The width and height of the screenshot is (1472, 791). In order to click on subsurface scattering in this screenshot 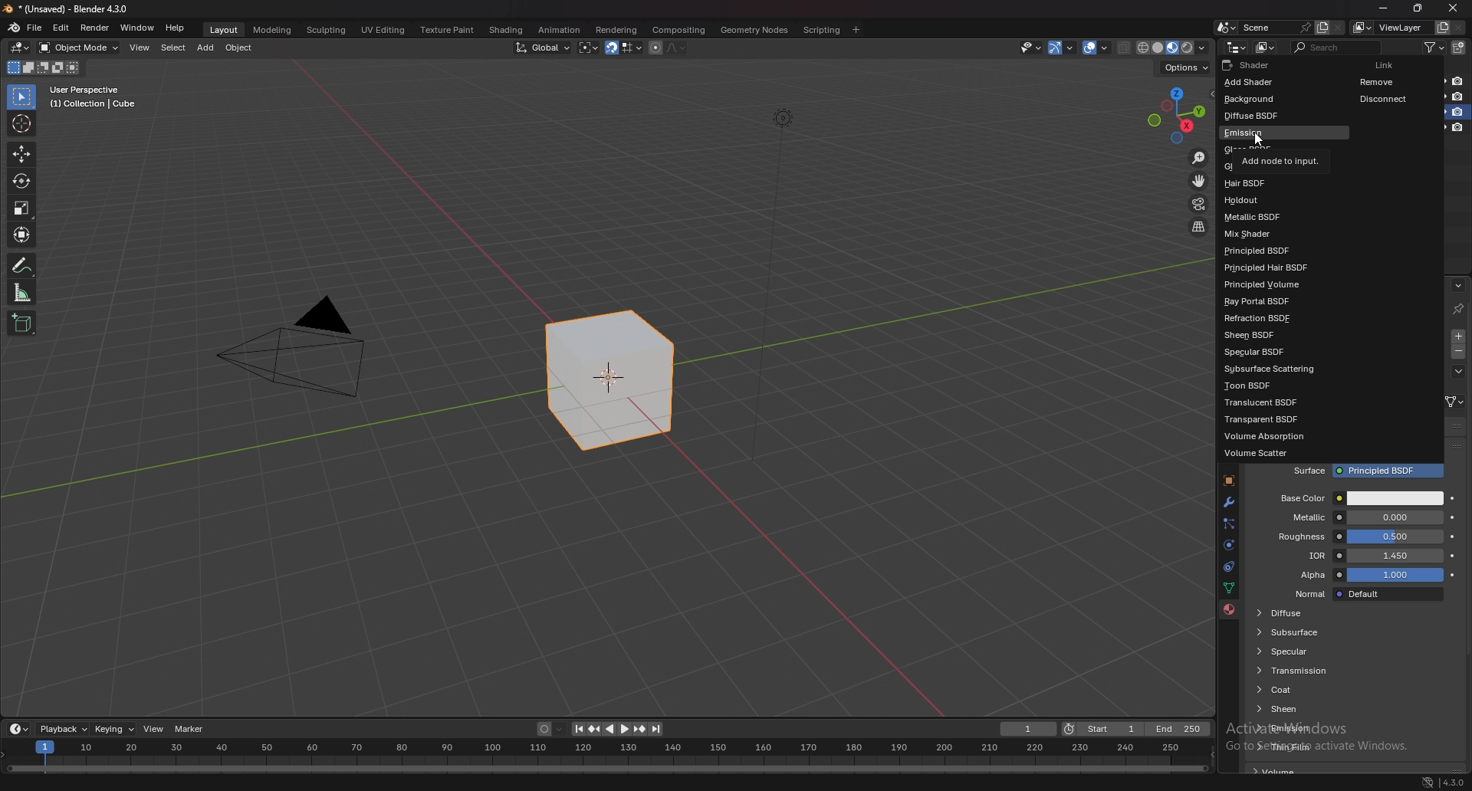, I will do `click(1276, 369)`.